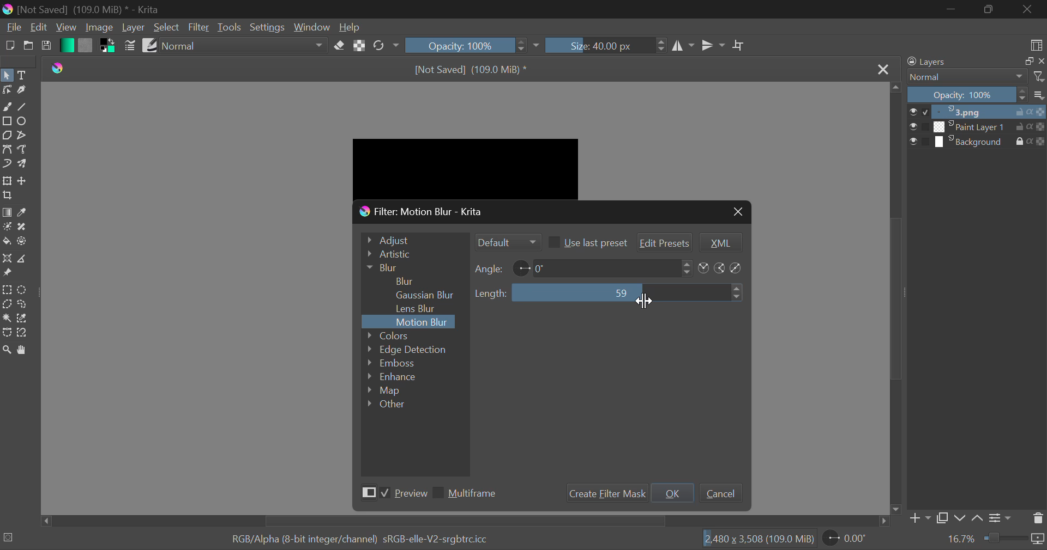 The image size is (1047, 550). Describe the element at coordinates (429, 294) in the screenshot. I see `Gaussian Blur` at that location.